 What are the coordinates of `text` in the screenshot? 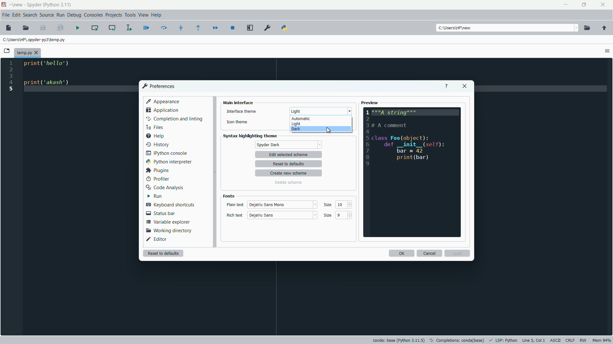 It's located at (458, 340).